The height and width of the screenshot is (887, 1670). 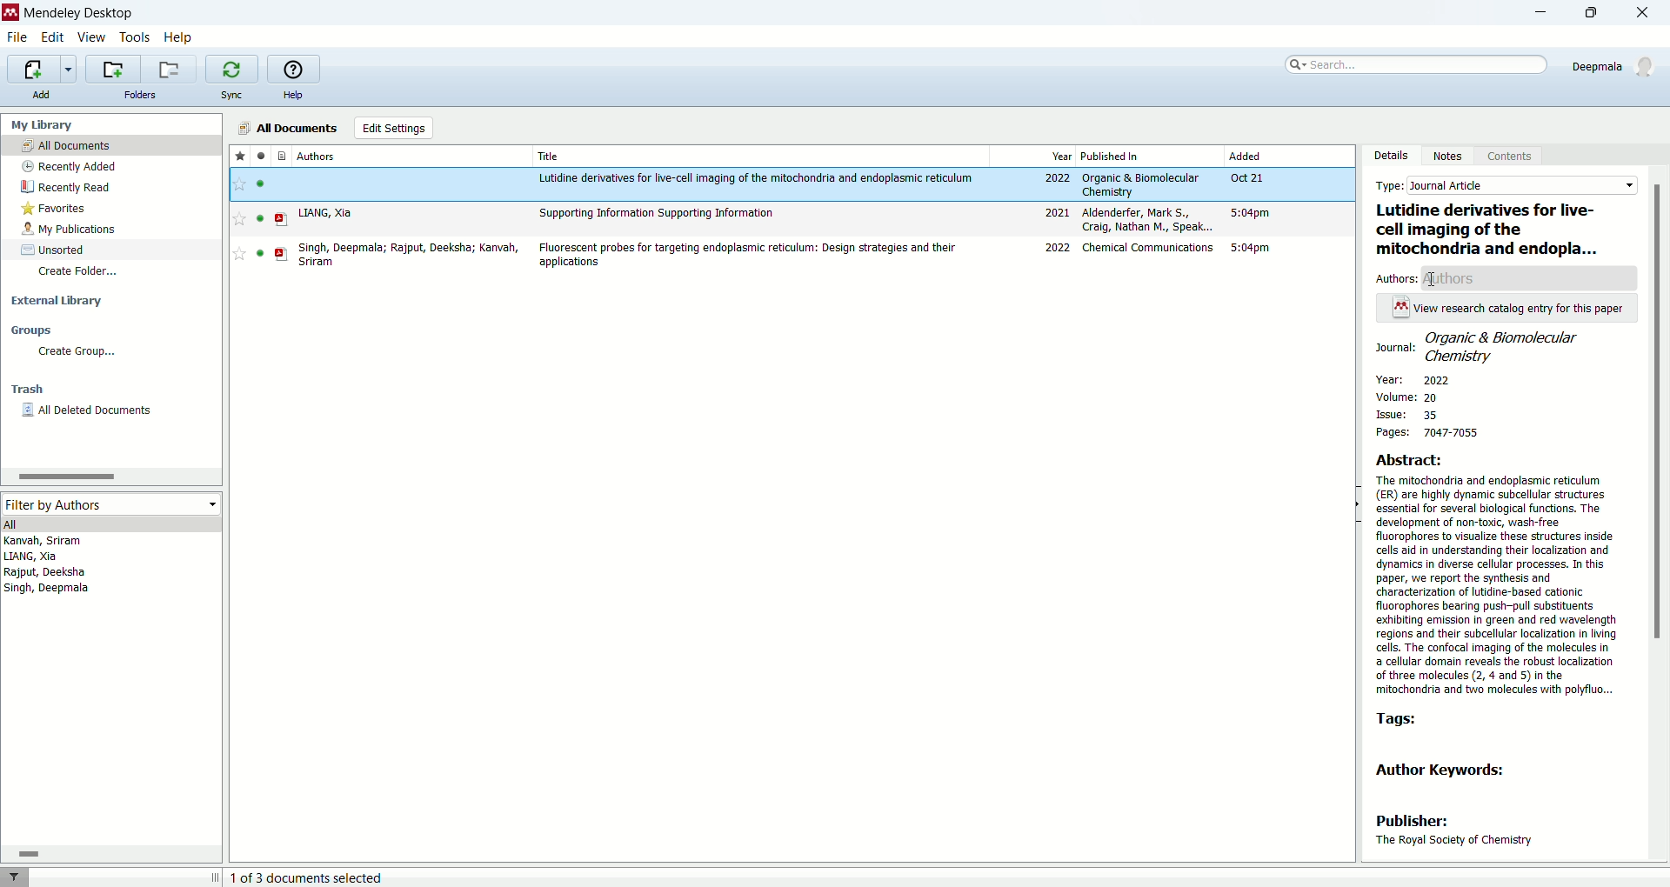 I want to click on notes, so click(x=1446, y=159).